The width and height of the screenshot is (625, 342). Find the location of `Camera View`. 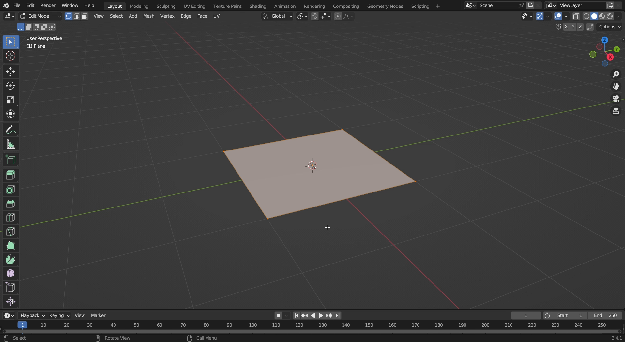

Camera View is located at coordinates (616, 100).